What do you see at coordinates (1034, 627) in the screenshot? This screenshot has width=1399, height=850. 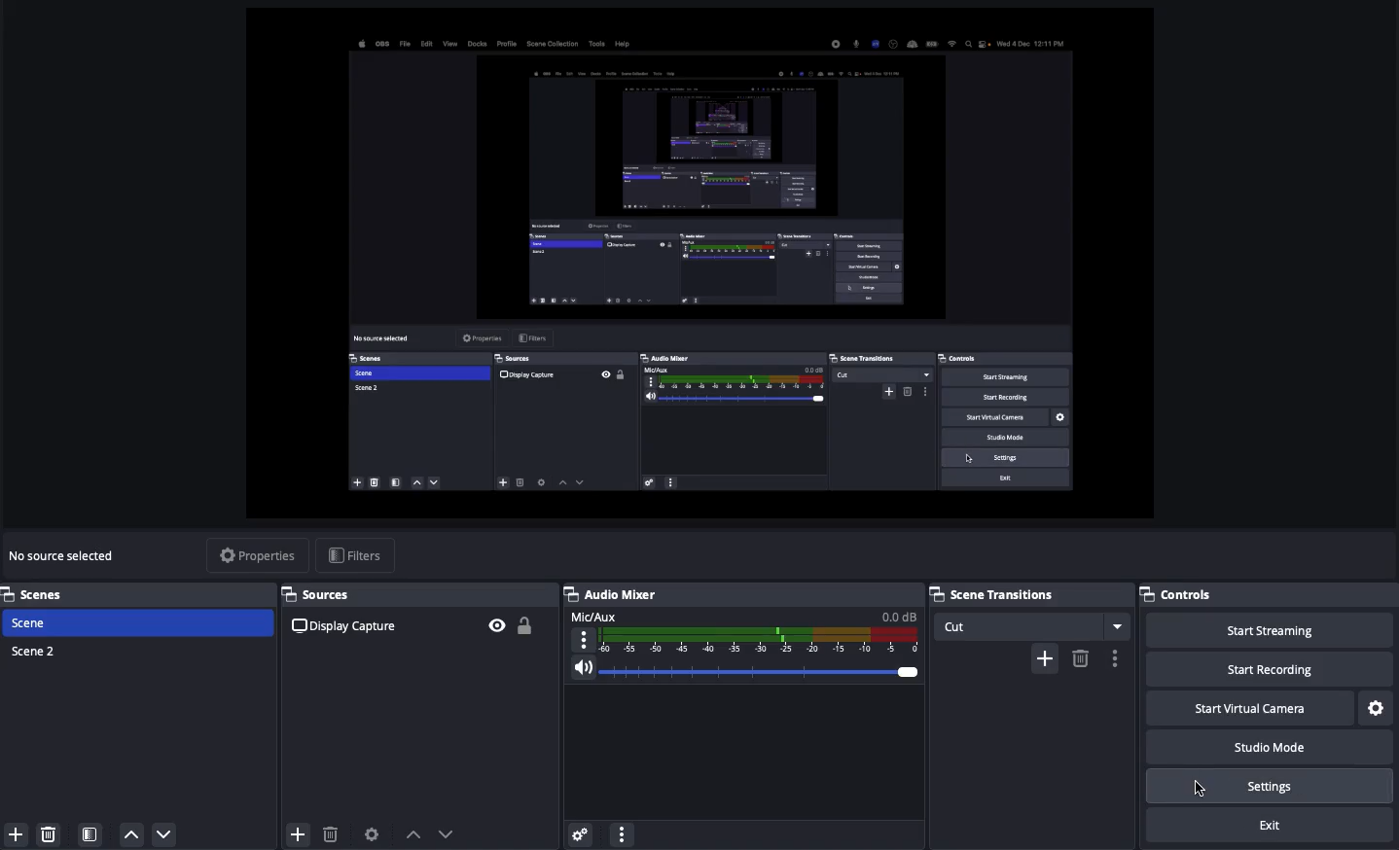 I see `Cut` at bounding box center [1034, 627].